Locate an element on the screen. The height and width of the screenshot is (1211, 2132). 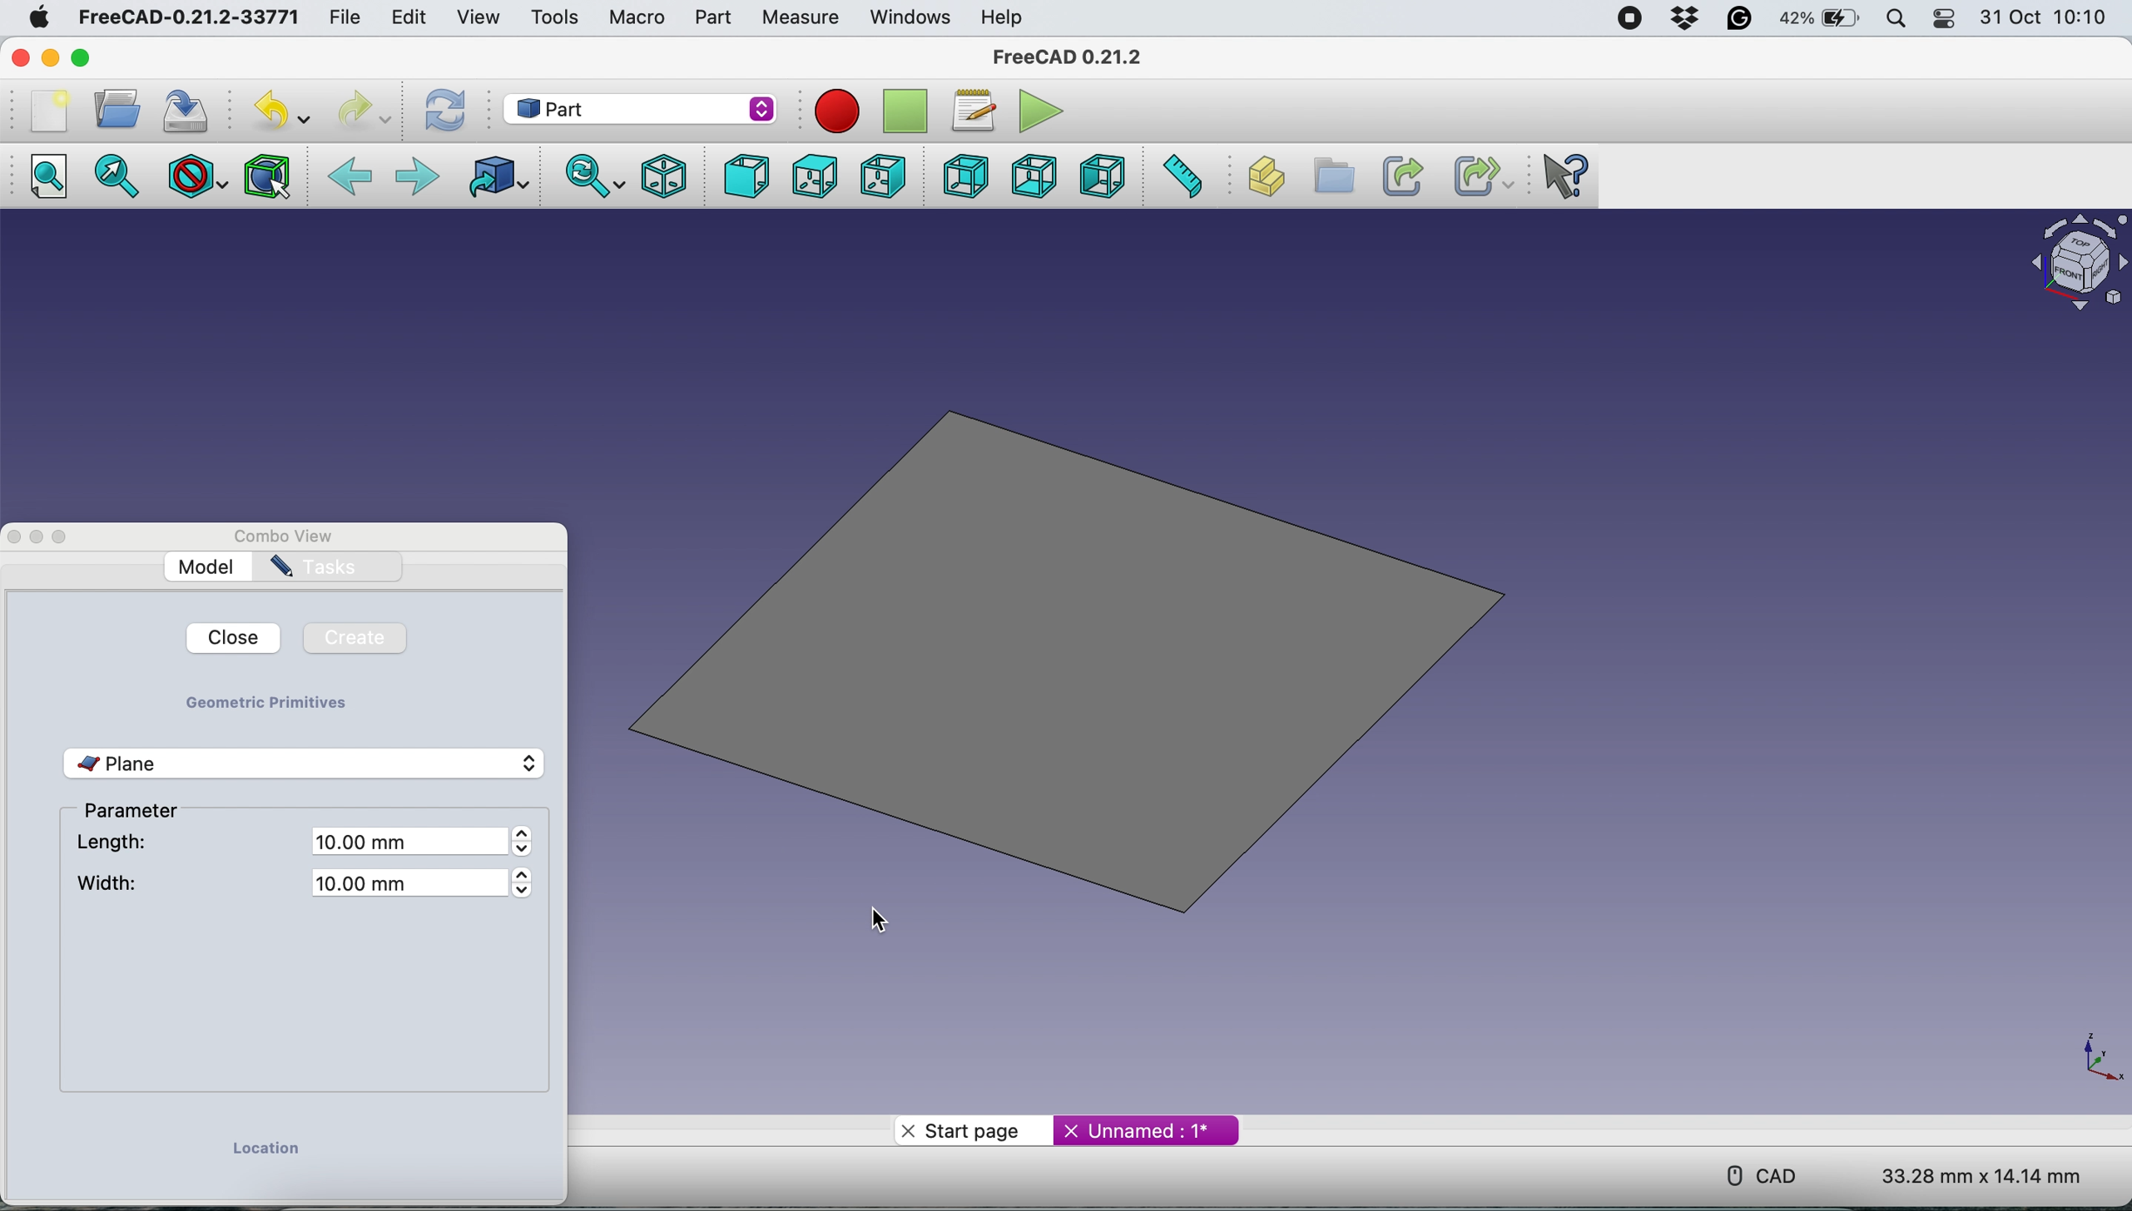
Macro is located at coordinates (641, 16).